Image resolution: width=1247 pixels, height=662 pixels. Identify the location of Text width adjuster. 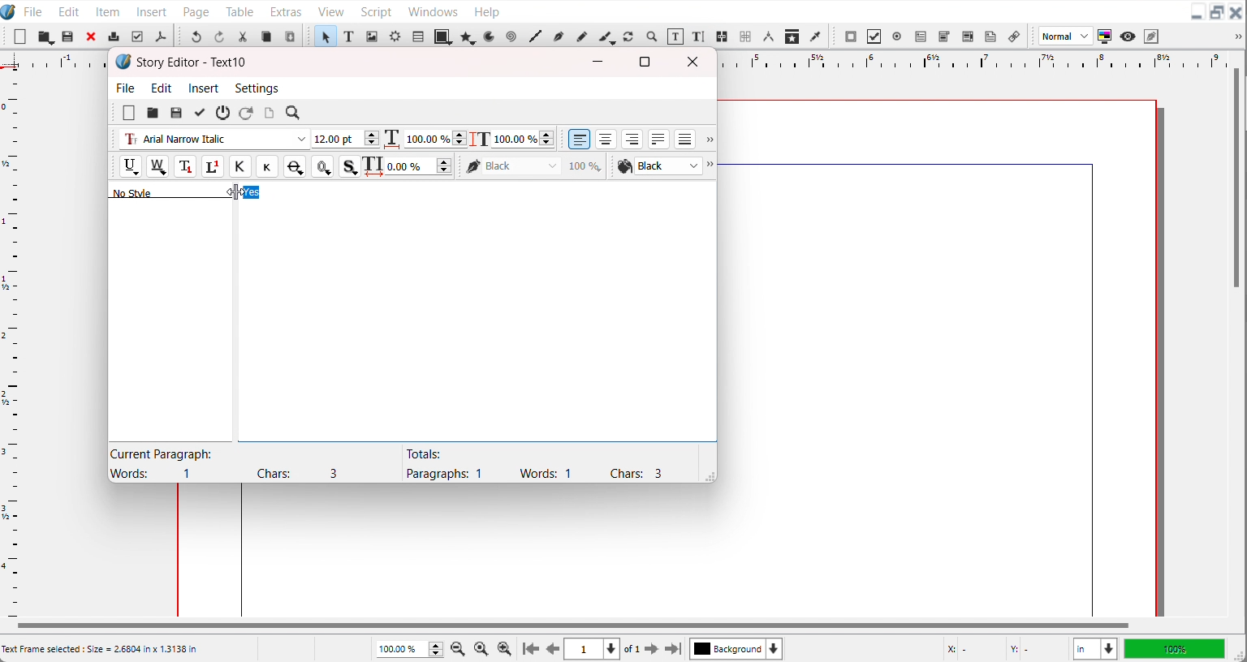
(435, 139).